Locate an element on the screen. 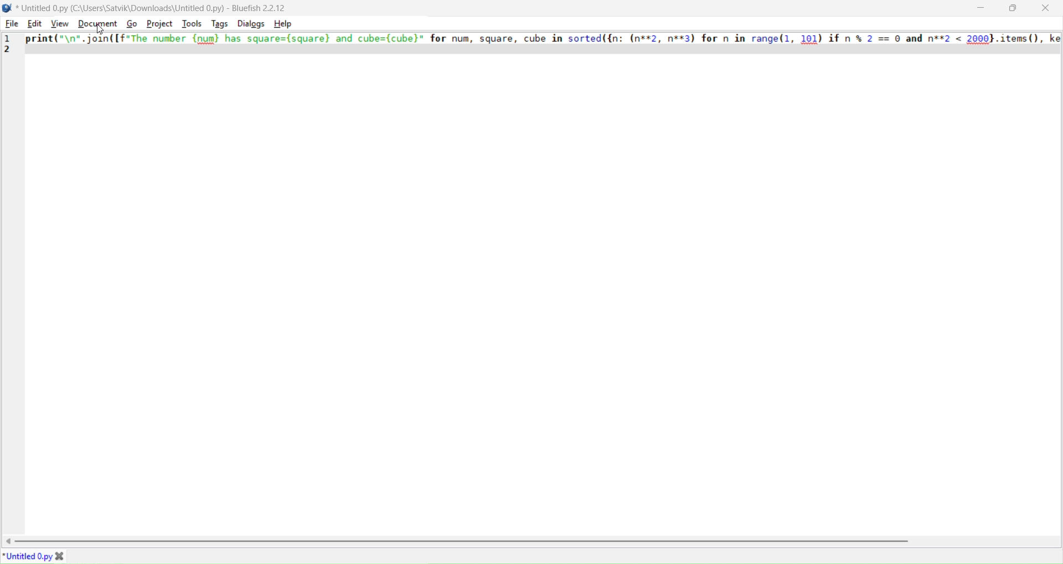 This screenshot has height=564, width=1063. maximize is located at coordinates (1013, 8).